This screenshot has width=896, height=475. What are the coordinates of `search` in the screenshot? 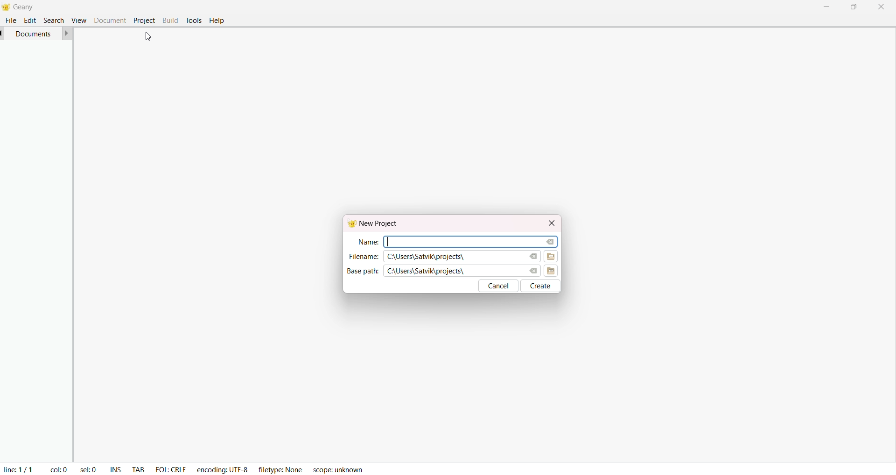 It's located at (53, 20).